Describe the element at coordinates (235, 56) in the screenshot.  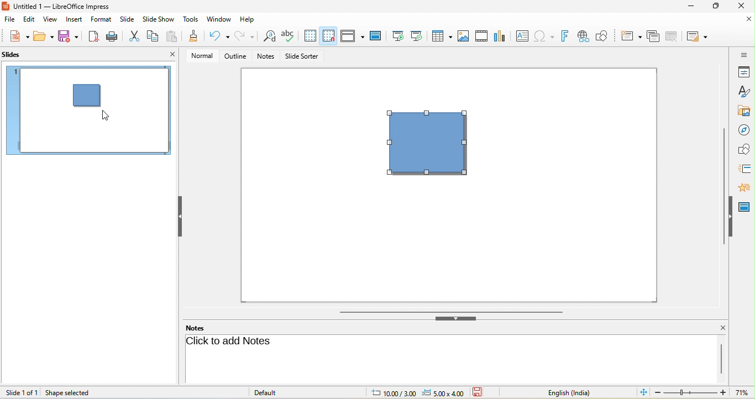
I see `outline` at that location.